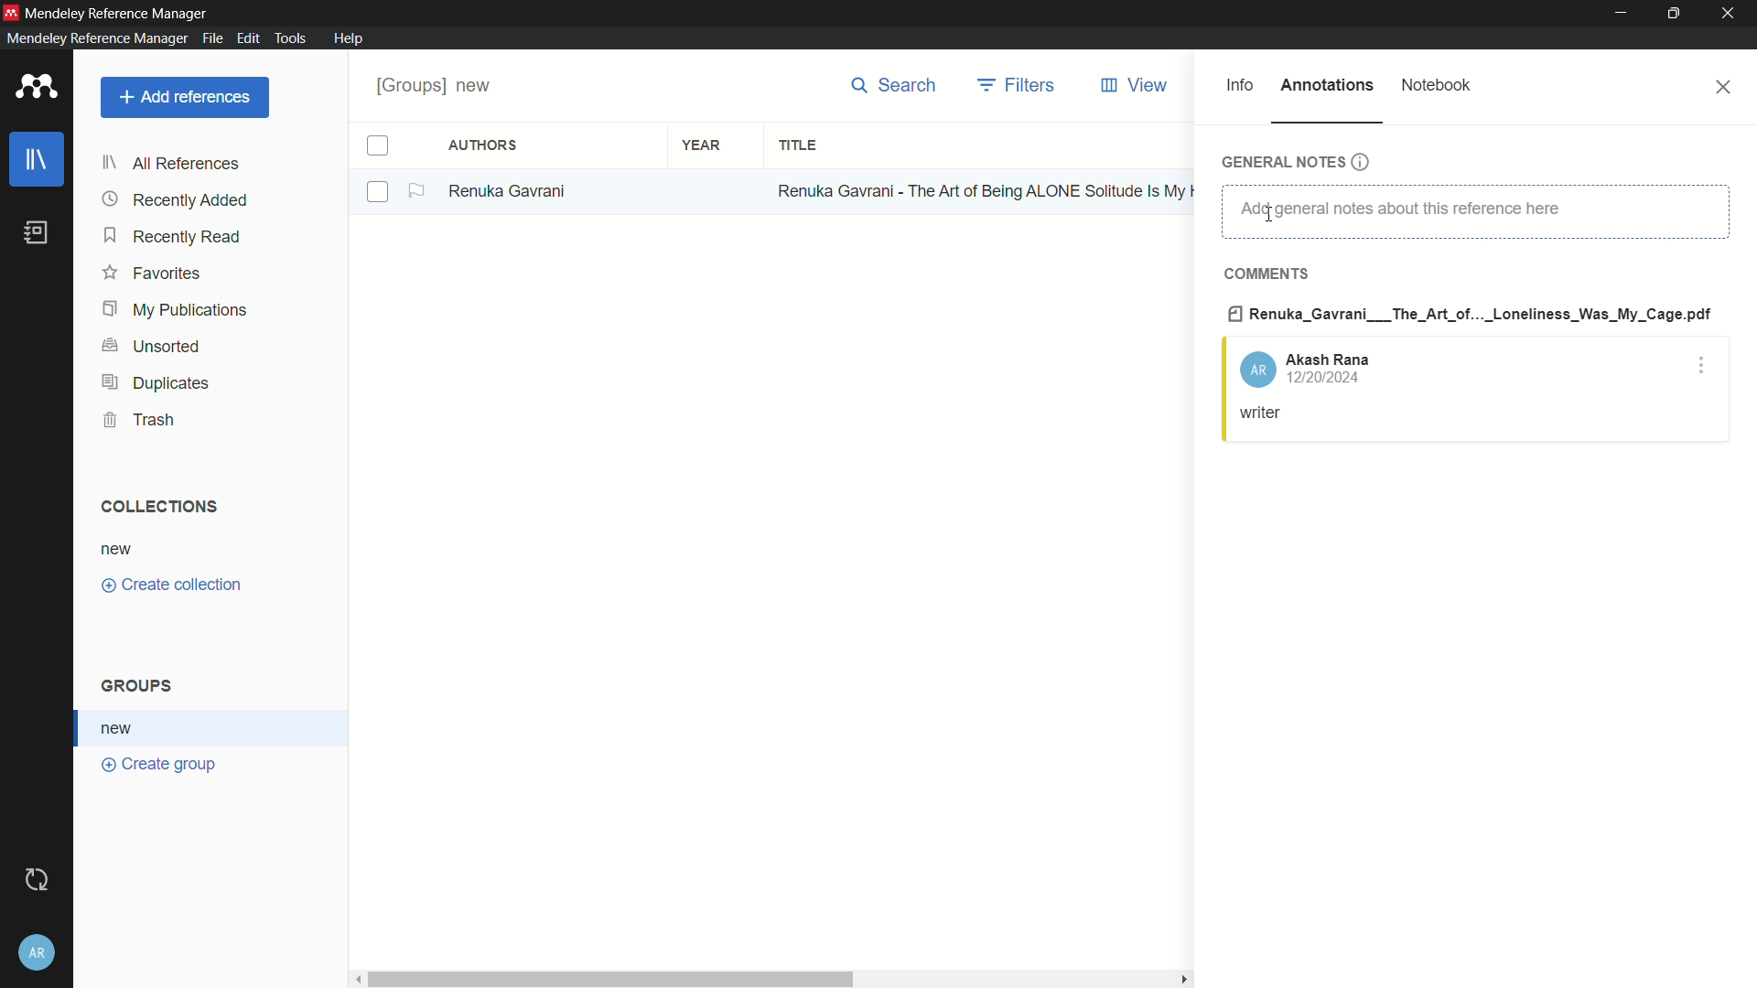 The image size is (1757, 988). What do you see at coordinates (37, 159) in the screenshot?
I see `library` at bounding box center [37, 159].